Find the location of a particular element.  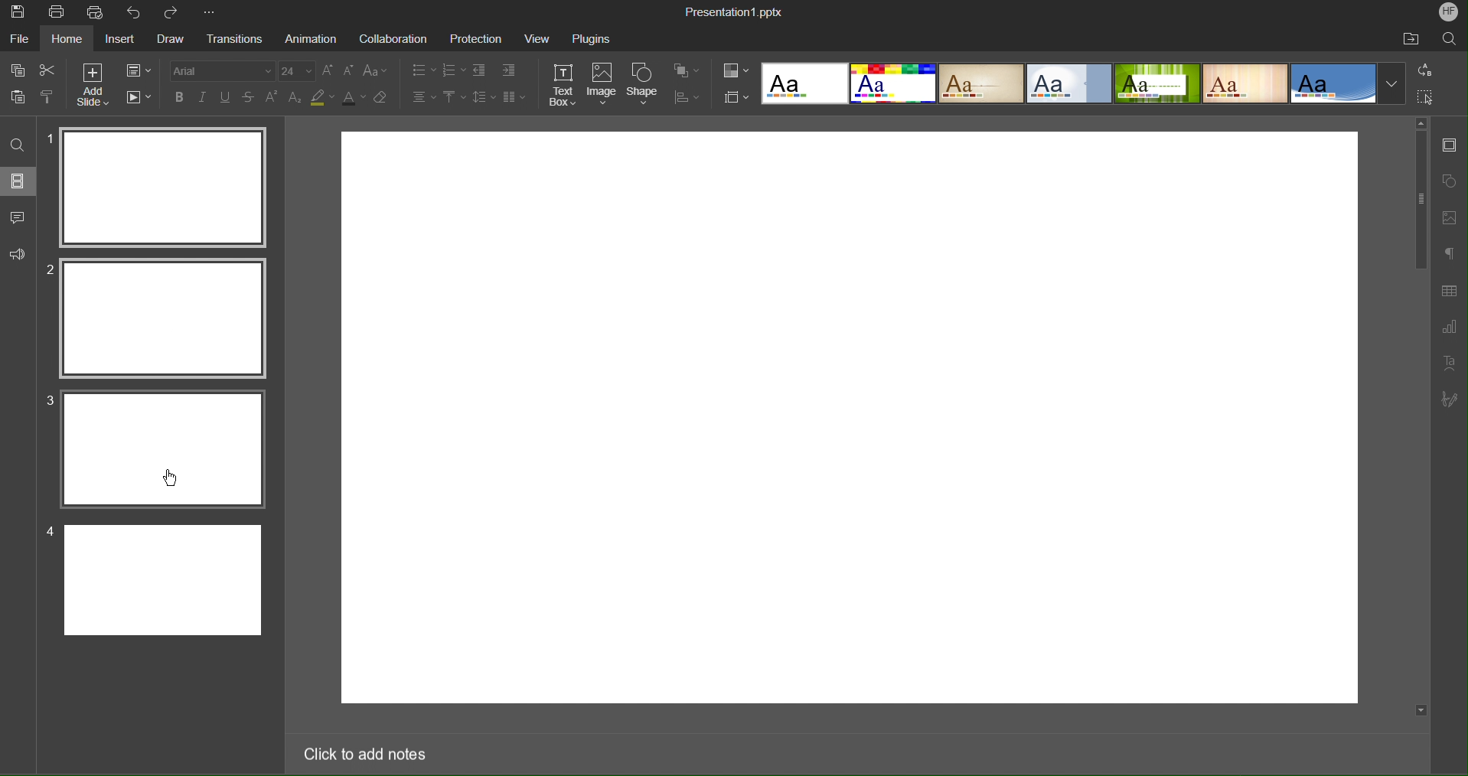

Line Spacing is located at coordinates (481, 96).